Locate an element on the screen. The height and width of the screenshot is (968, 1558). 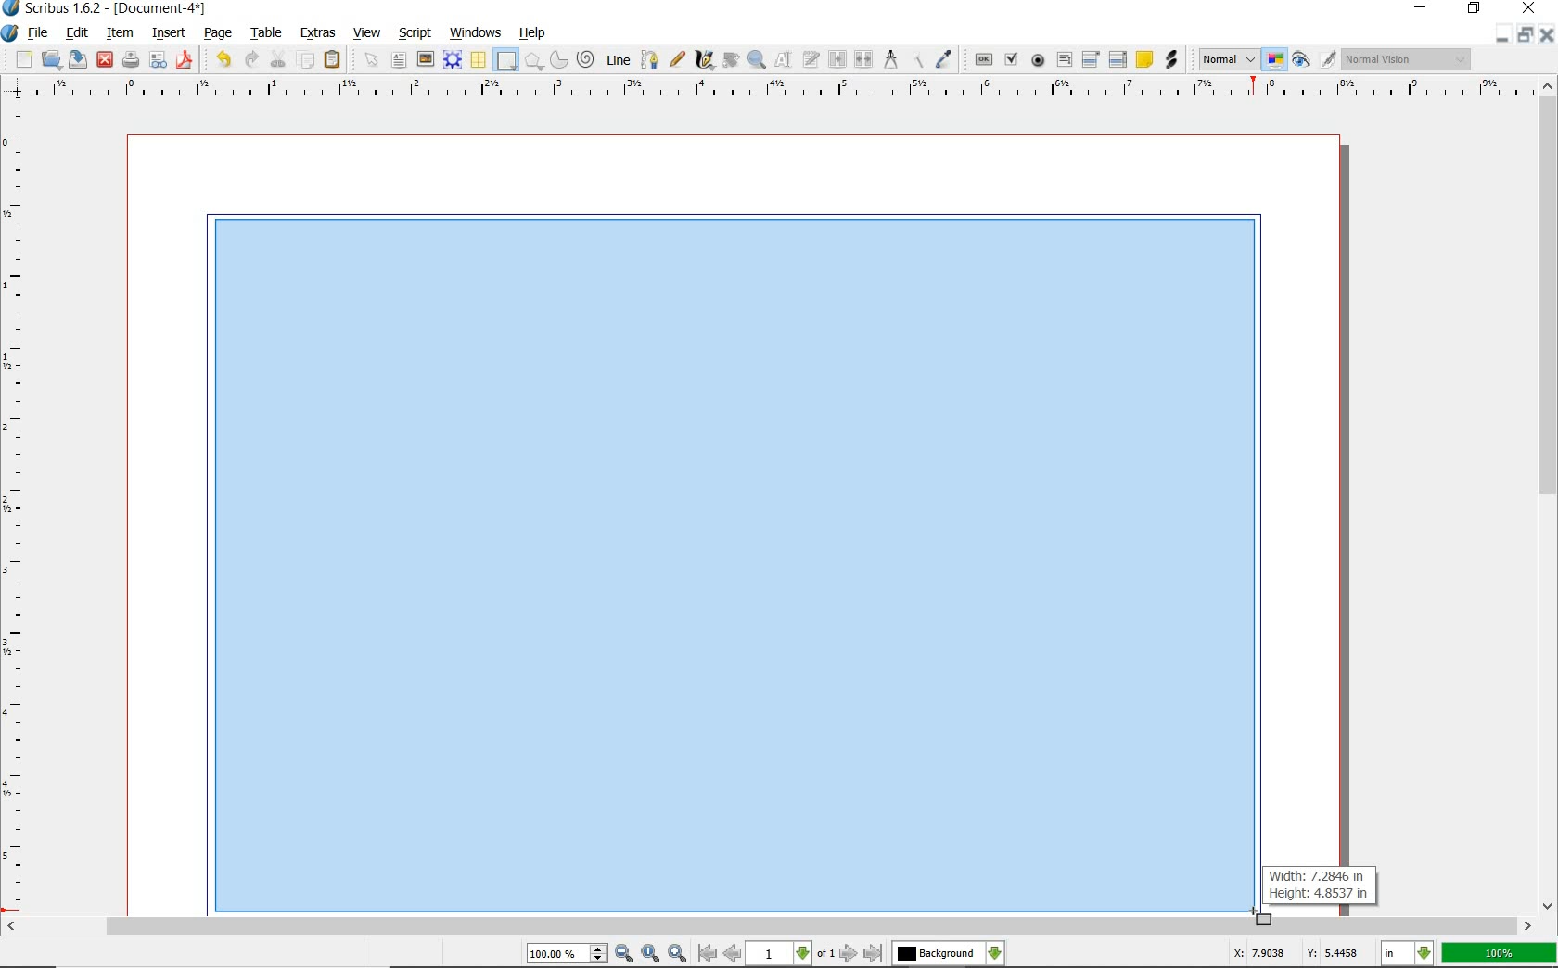
system icon is located at coordinates (10, 32).